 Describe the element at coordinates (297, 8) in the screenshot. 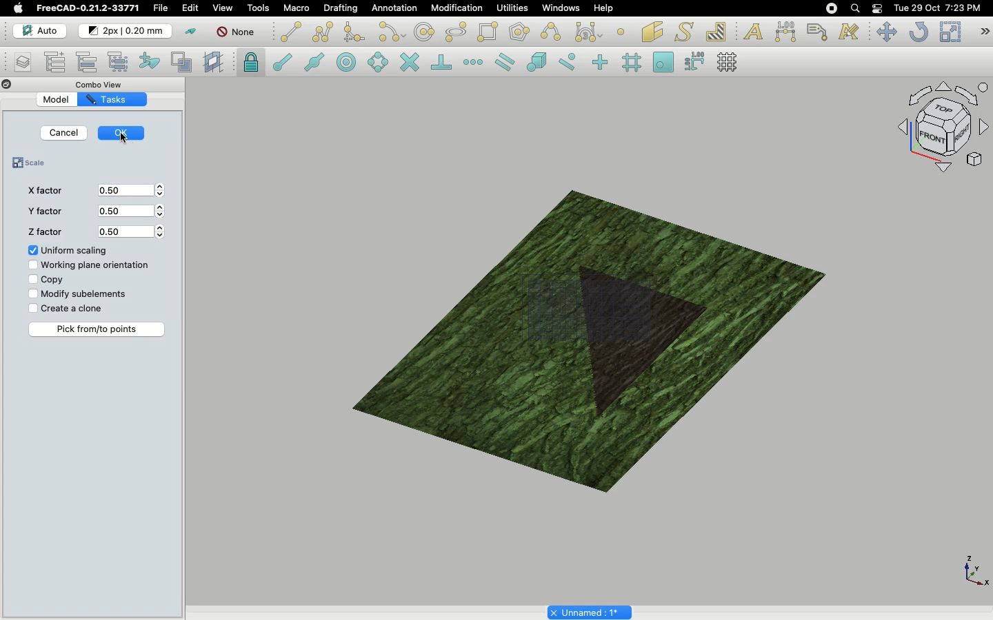

I see `Macro` at that location.